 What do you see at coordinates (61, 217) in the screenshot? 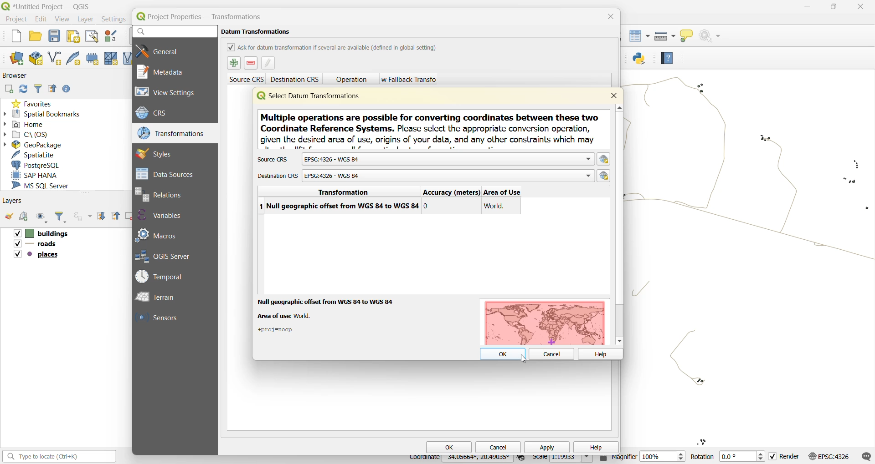
I see `filter` at bounding box center [61, 217].